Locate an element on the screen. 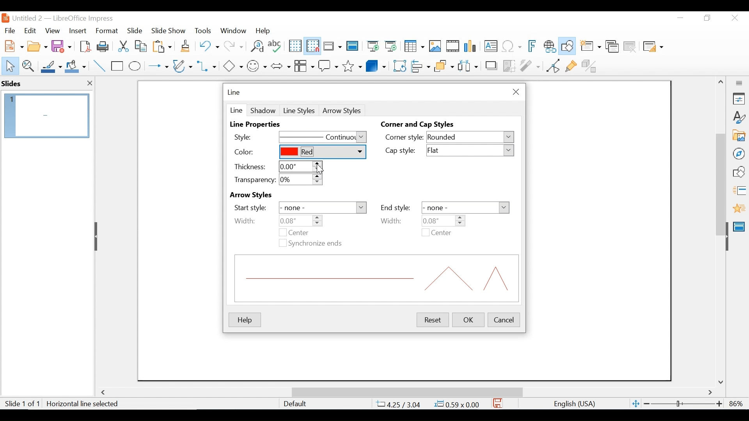 The height and width of the screenshot is (421, 749). Line menu is located at coordinates (234, 92).